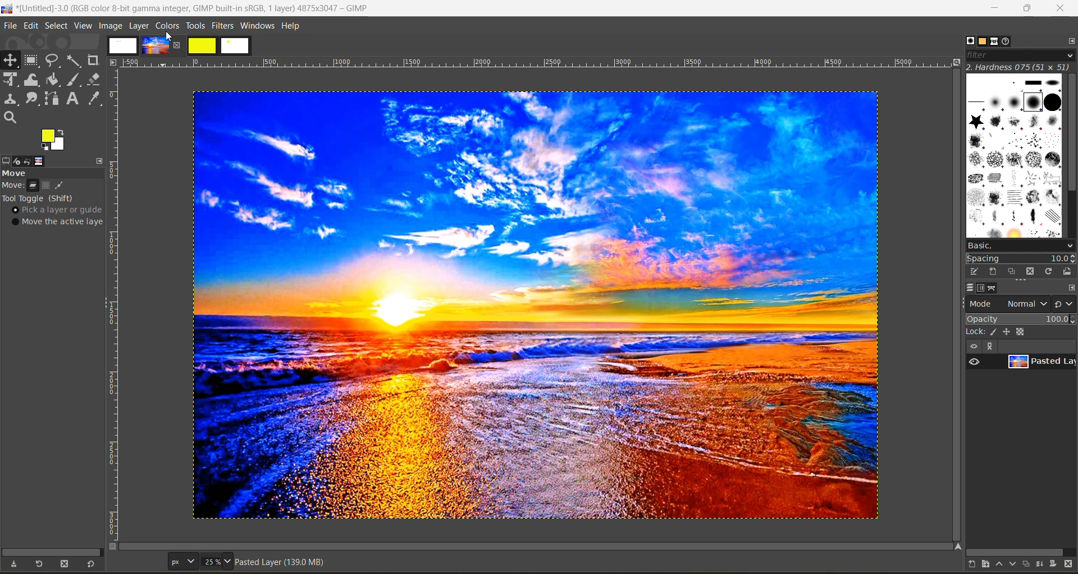 Image resolution: width=1078 pixels, height=574 pixels. Describe the element at coordinates (1065, 306) in the screenshot. I see `switch to another group` at that location.